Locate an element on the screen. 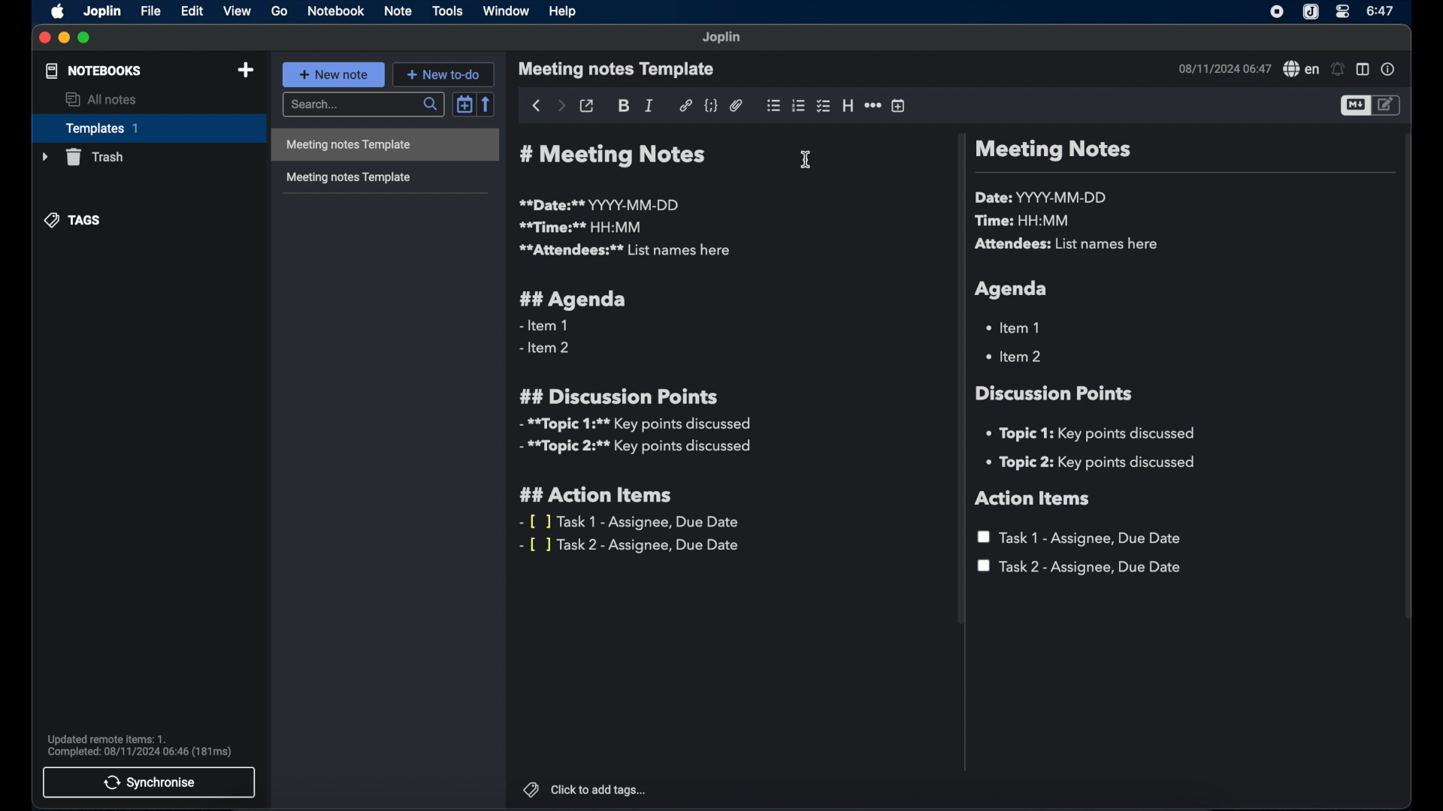 The image size is (1443, 811). note is located at coordinates (398, 11).